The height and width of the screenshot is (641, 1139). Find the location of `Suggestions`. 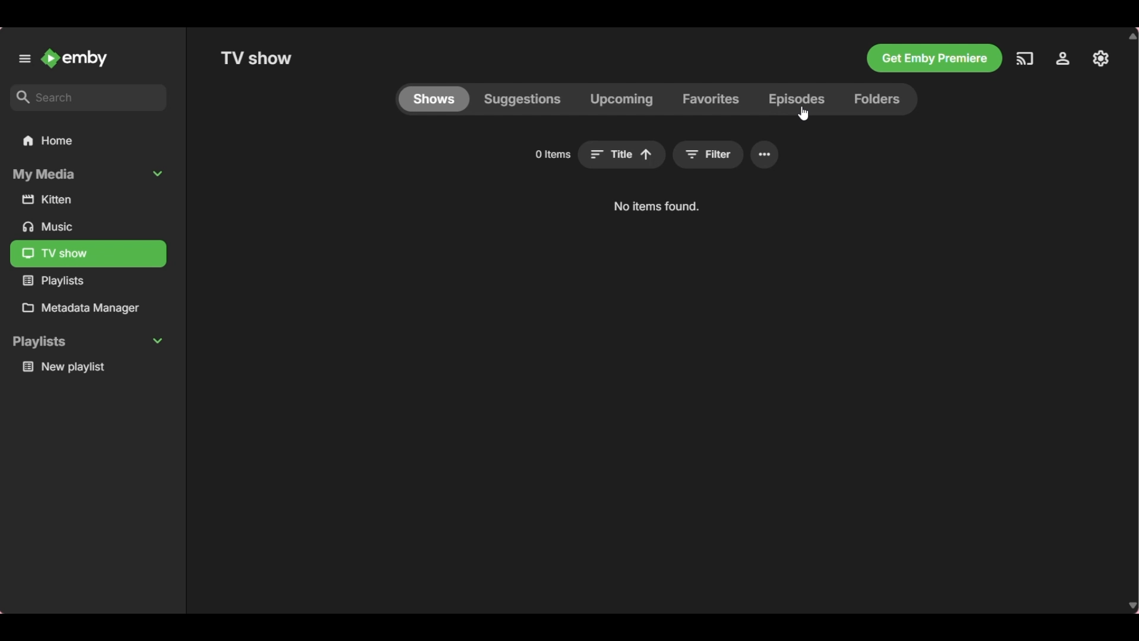

Suggestions is located at coordinates (521, 99).